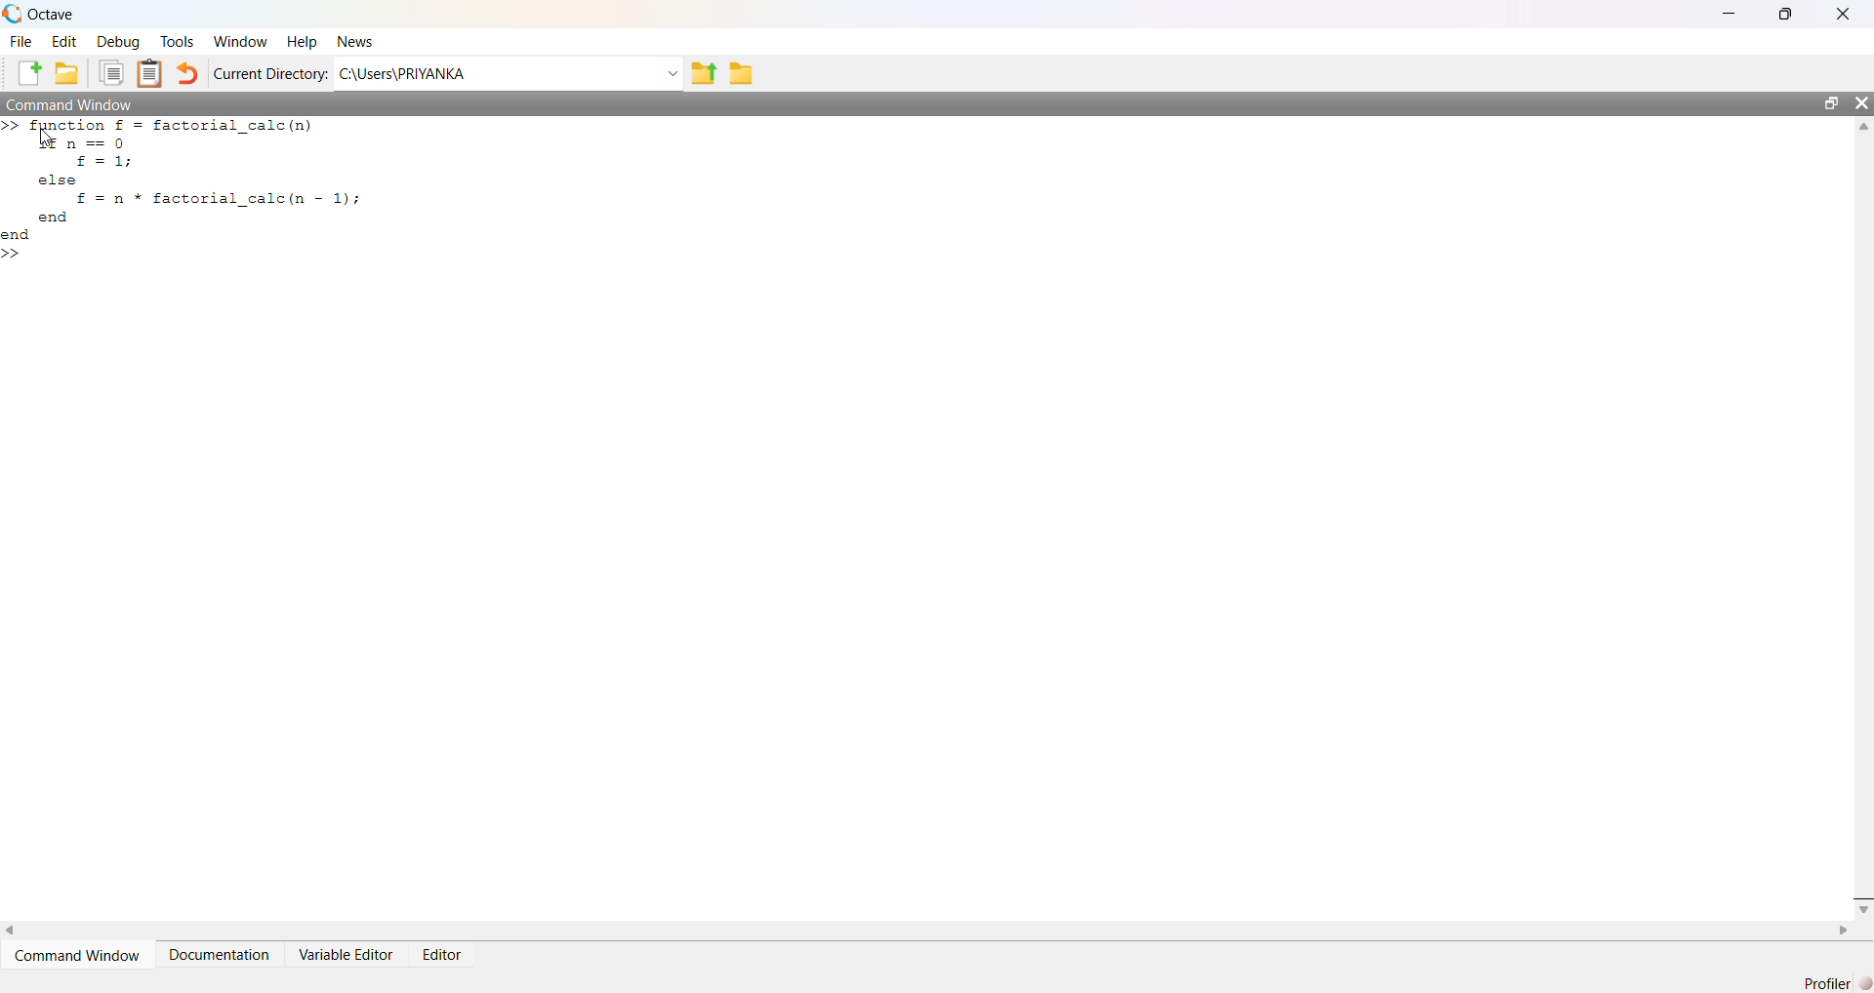  I want to click on clip board, so click(149, 72).